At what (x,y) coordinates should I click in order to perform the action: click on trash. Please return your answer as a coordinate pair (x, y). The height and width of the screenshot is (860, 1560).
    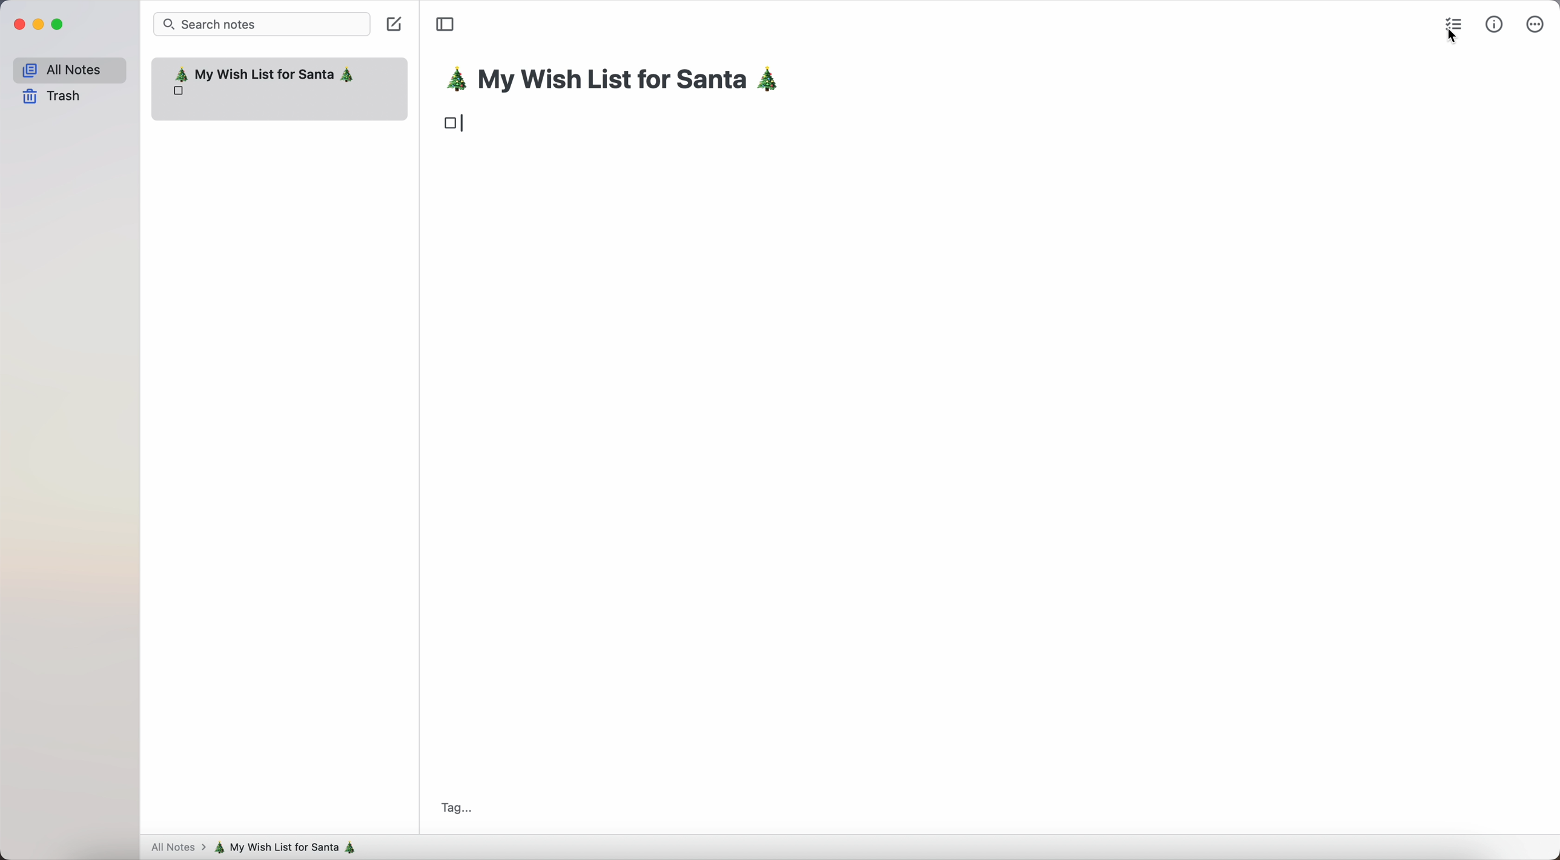
    Looking at the image, I should click on (53, 97).